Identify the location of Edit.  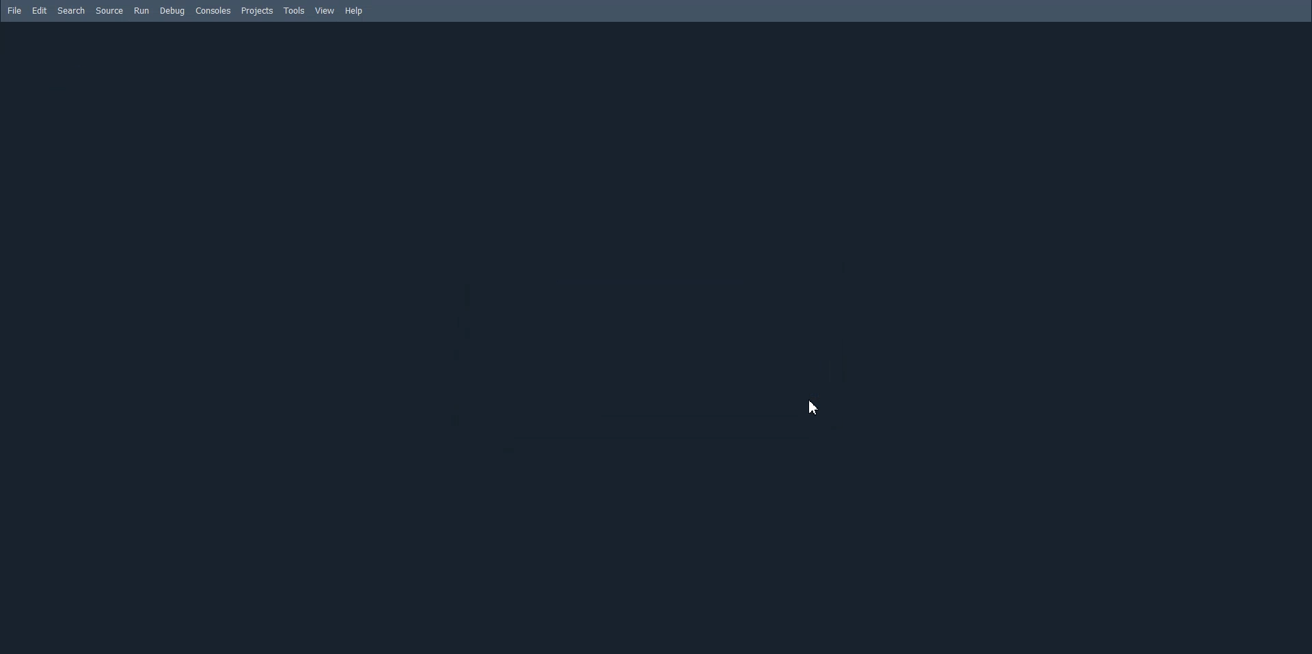
(40, 10).